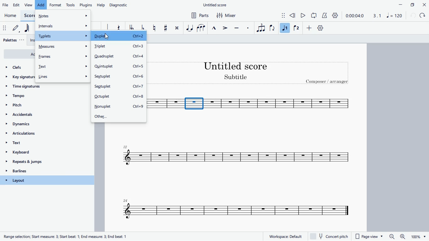 The image size is (429, 241). What do you see at coordinates (331, 236) in the screenshot?
I see `concert pitch` at bounding box center [331, 236].